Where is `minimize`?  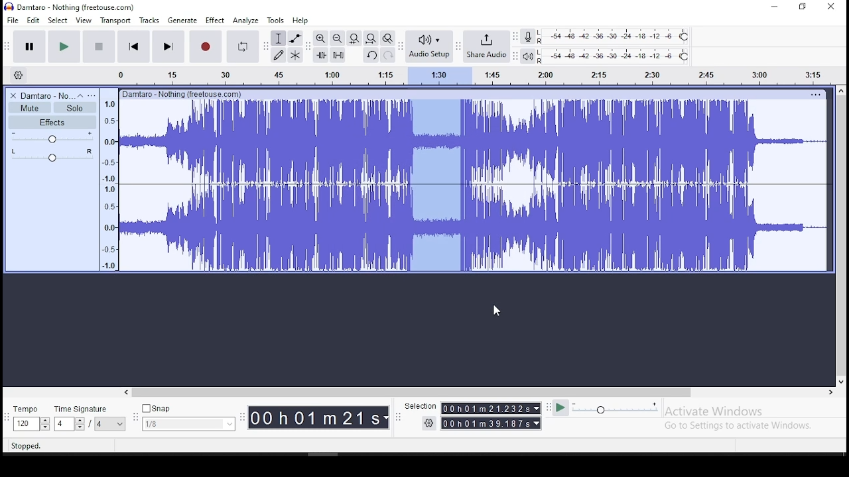 minimize is located at coordinates (775, 7).